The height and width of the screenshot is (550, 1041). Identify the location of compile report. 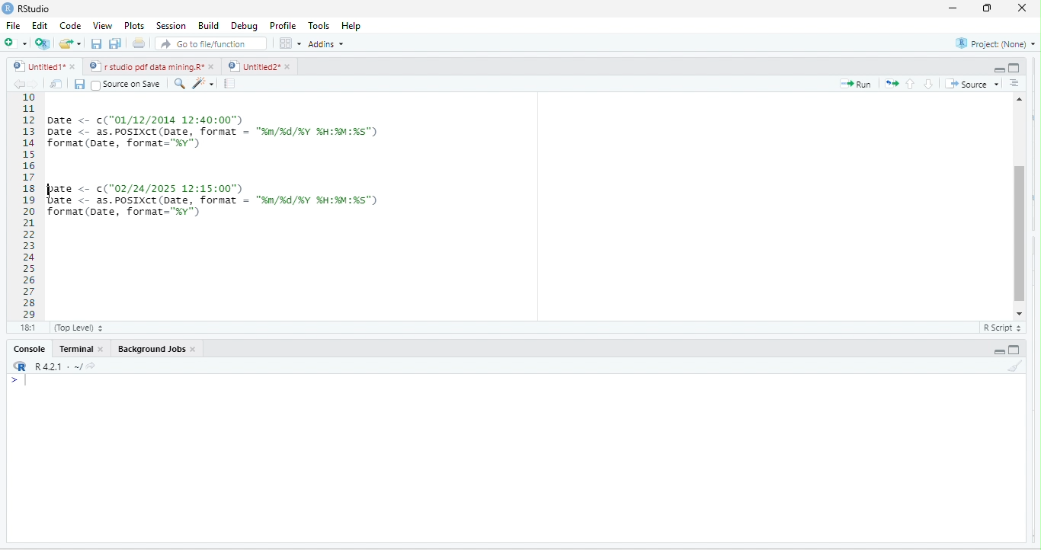
(232, 83).